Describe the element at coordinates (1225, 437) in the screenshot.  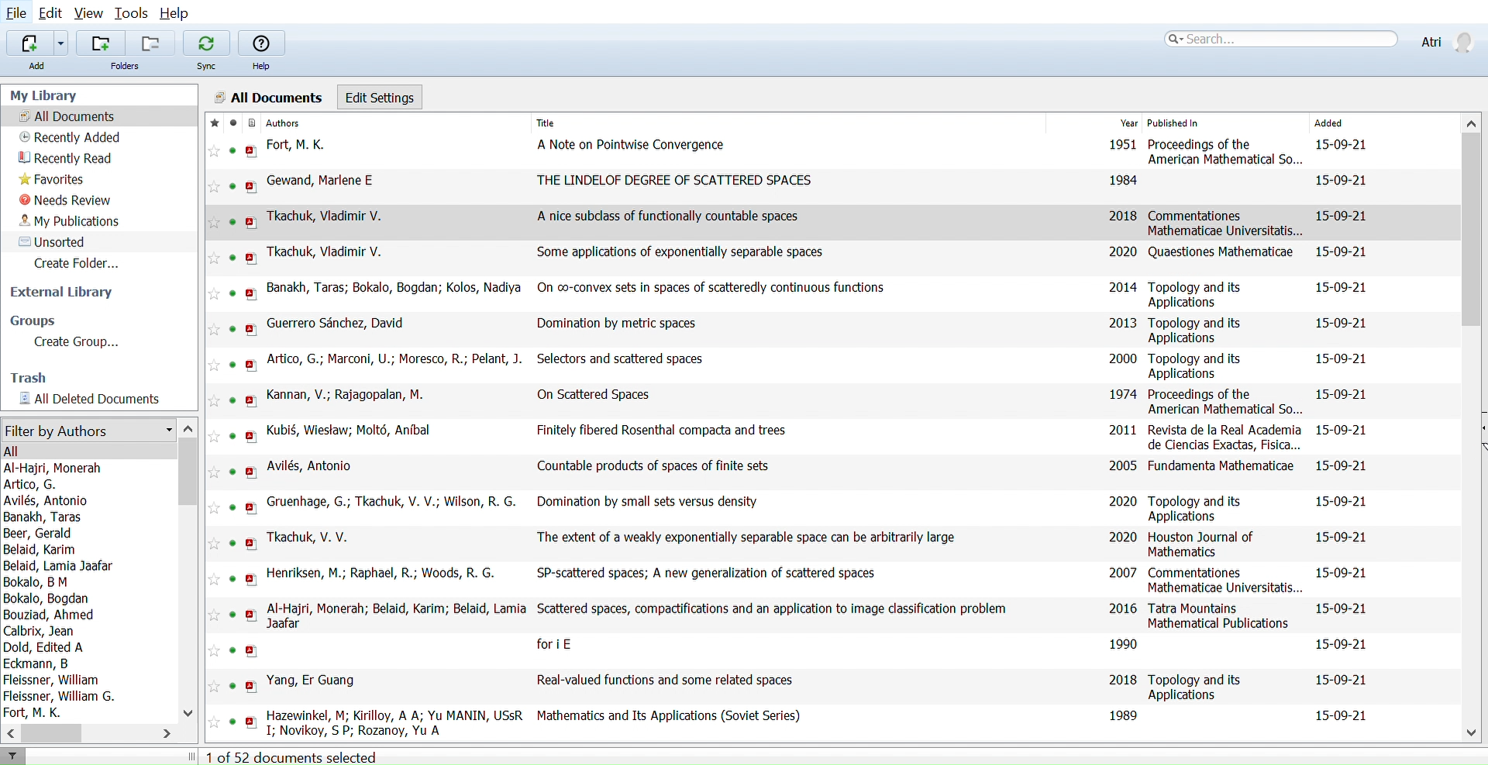
I see `Revista de la Real Academia de Ciencias Exactas, Fisica...` at that location.